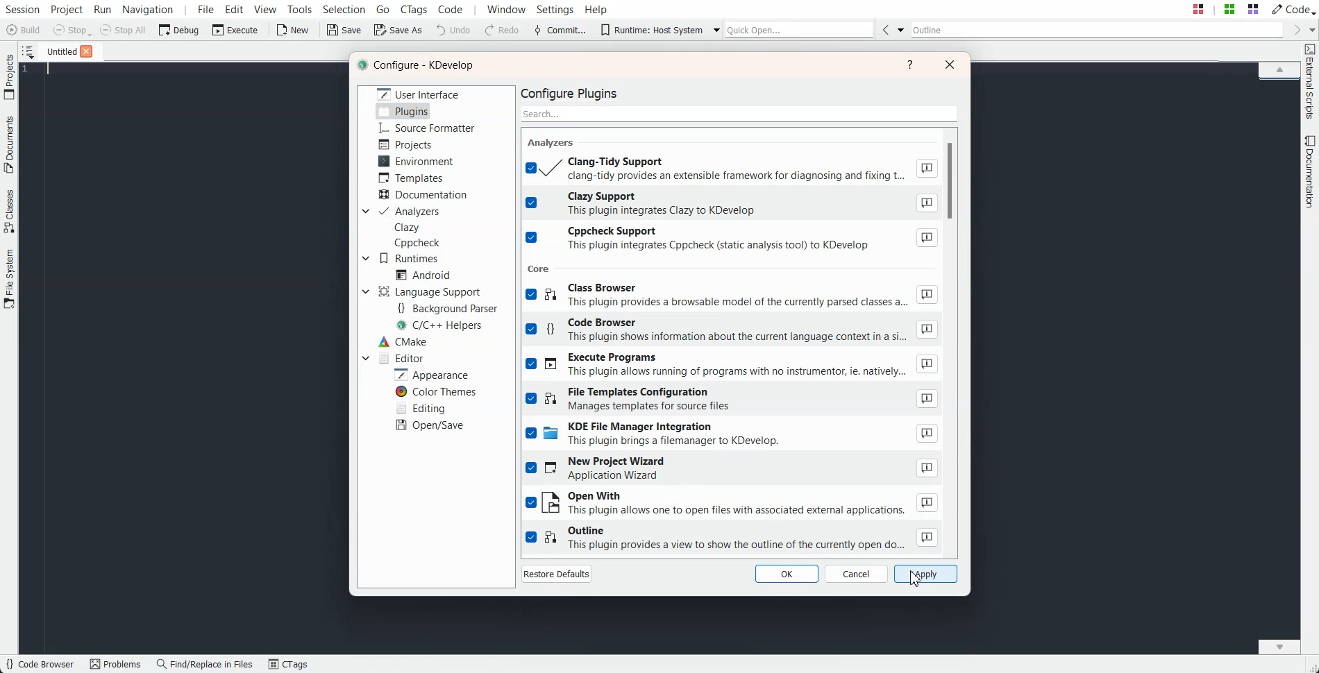  I want to click on Project, so click(9, 76).